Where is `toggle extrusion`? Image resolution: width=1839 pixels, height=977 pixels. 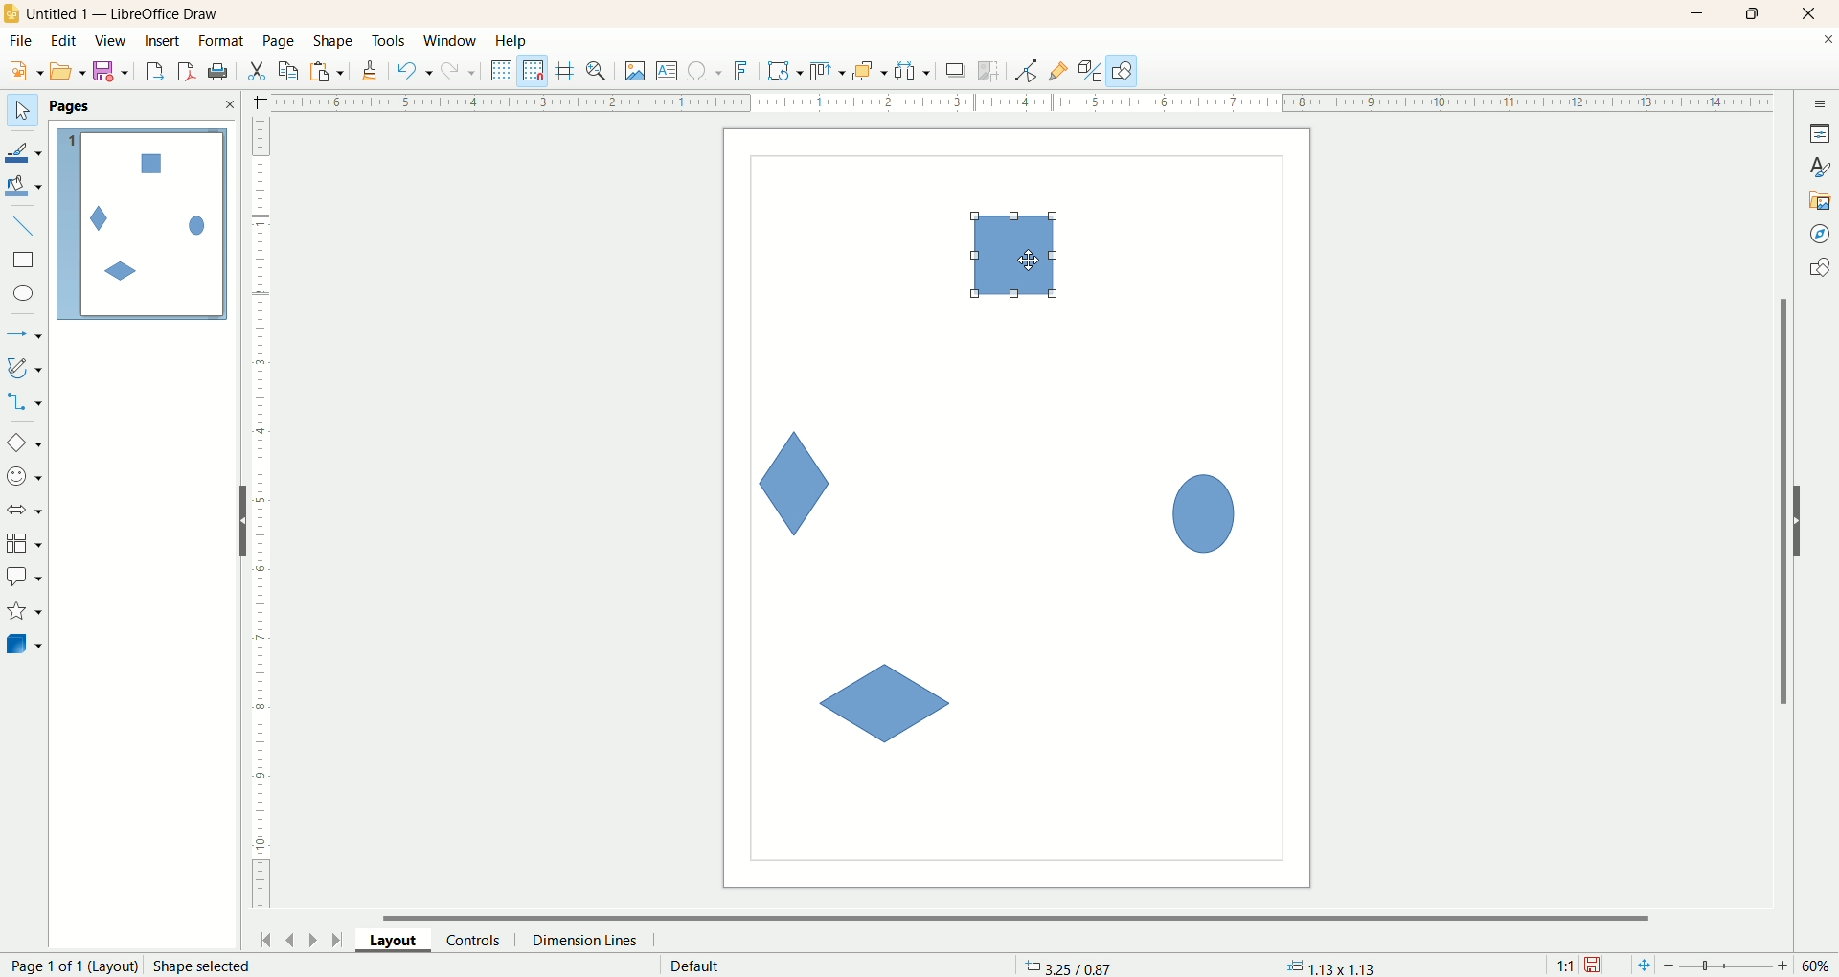 toggle extrusion is located at coordinates (1090, 71).